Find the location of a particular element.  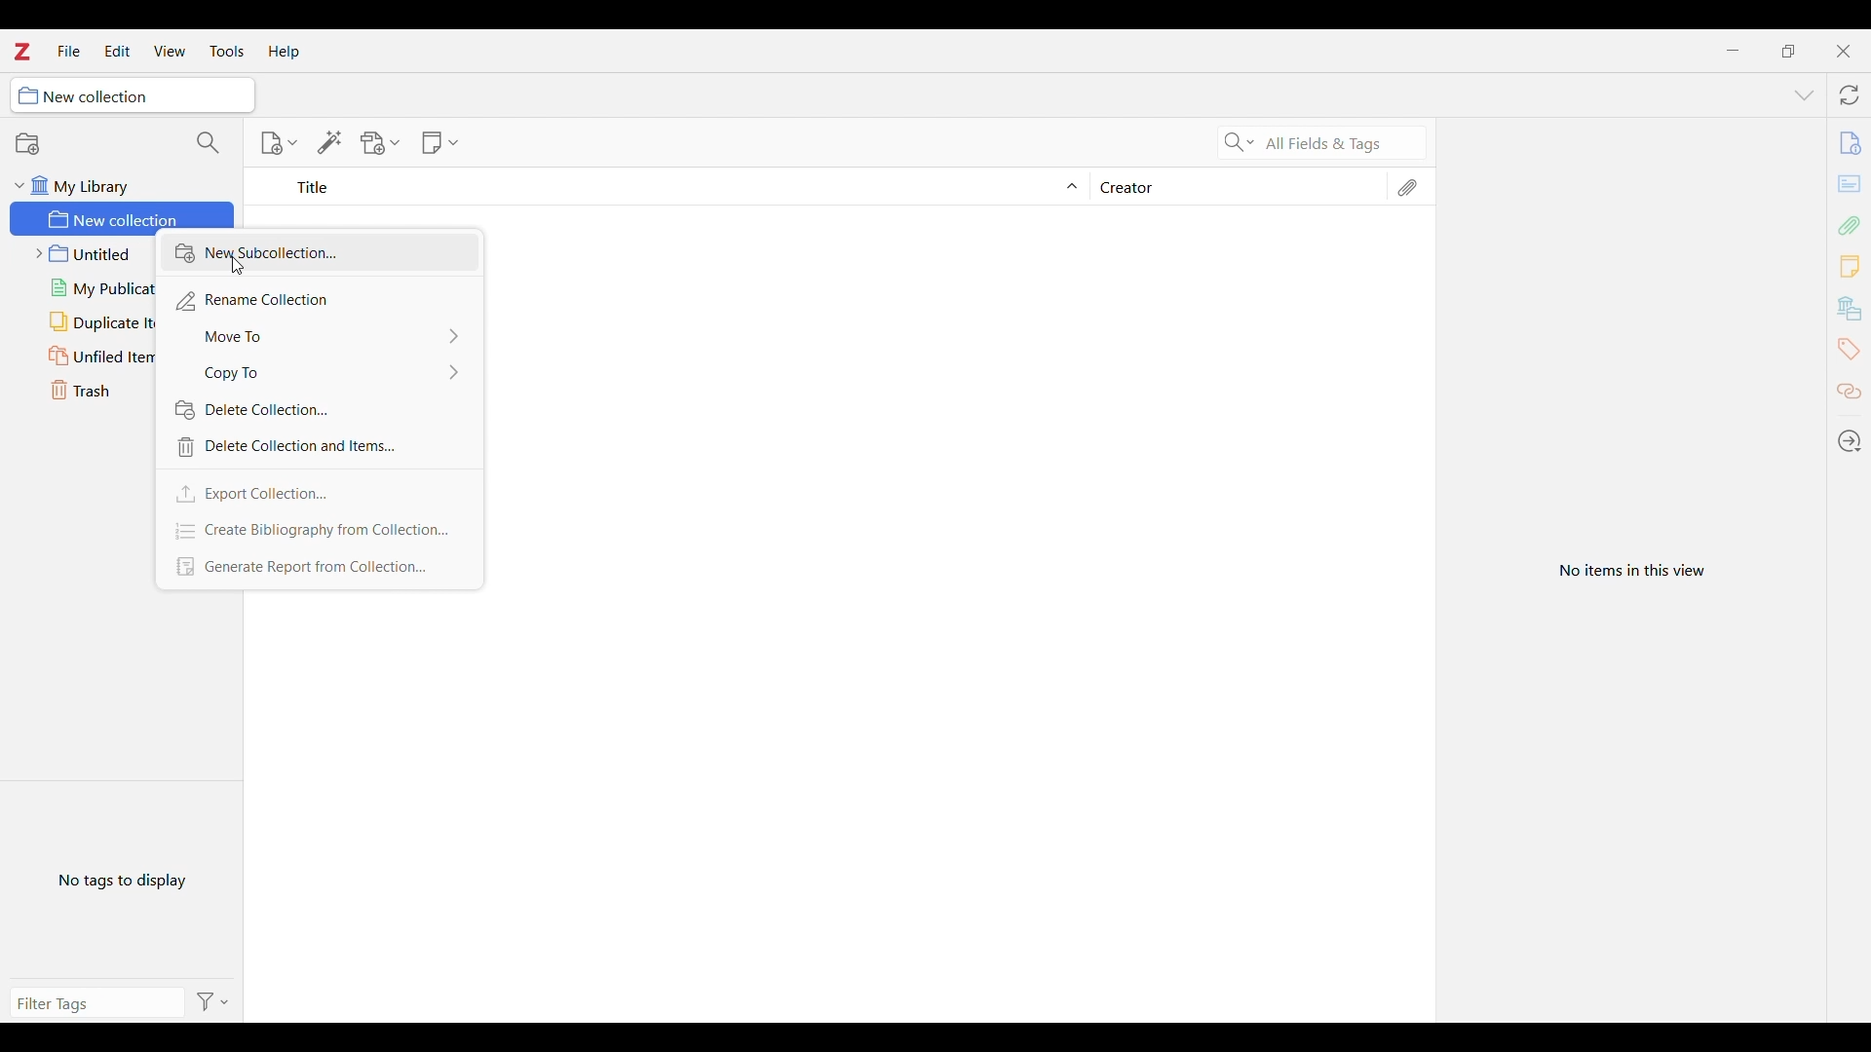

Delete collection is located at coordinates (319, 410).